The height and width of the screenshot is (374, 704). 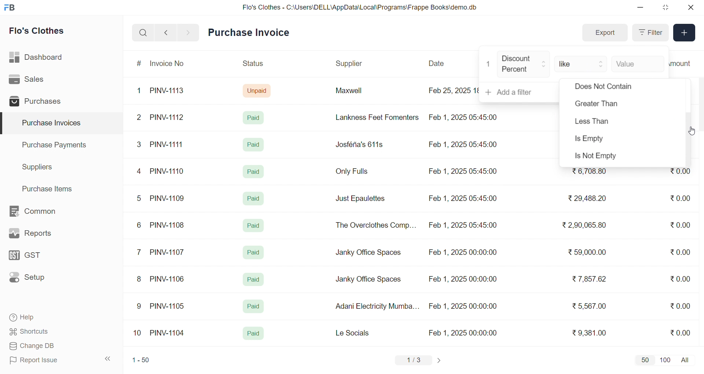 What do you see at coordinates (46, 332) in the screenshot?
I see `Shortcuts` at bounding box center [46, 332].